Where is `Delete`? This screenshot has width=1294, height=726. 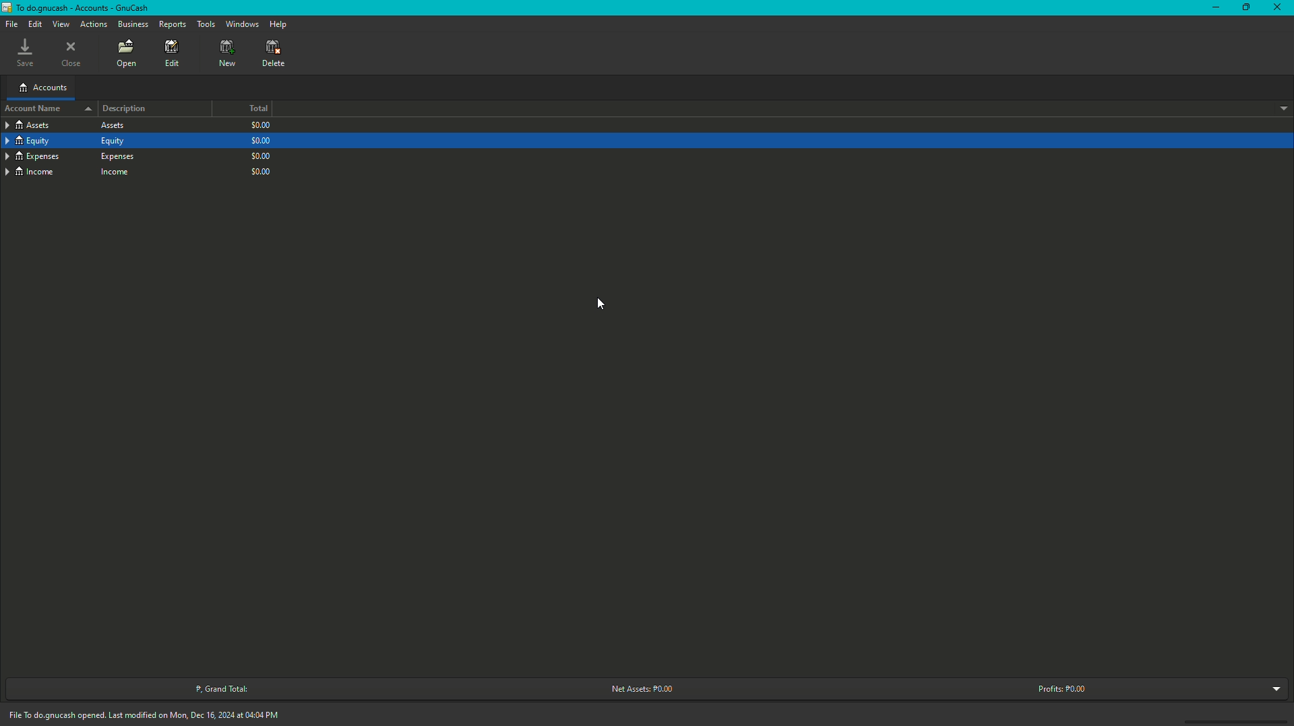
Delete is located at coordinates (274, 55).